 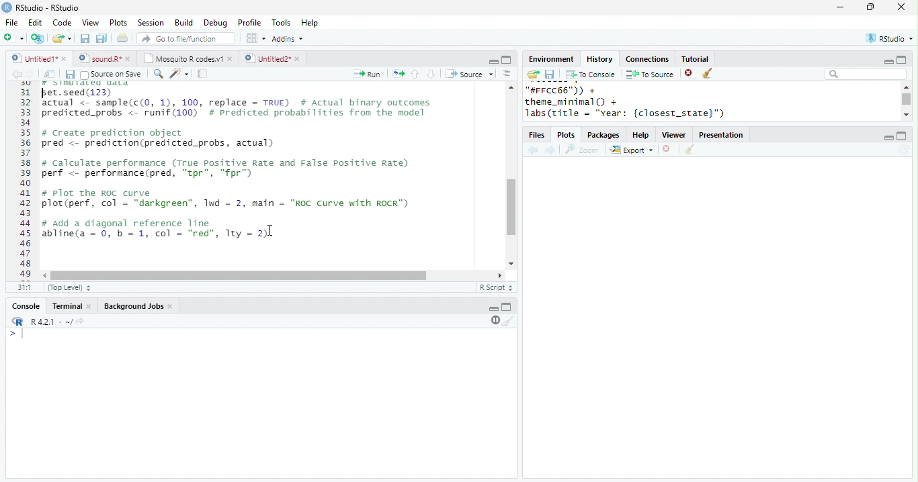 I want to click on >, so click(x=18, y=334).